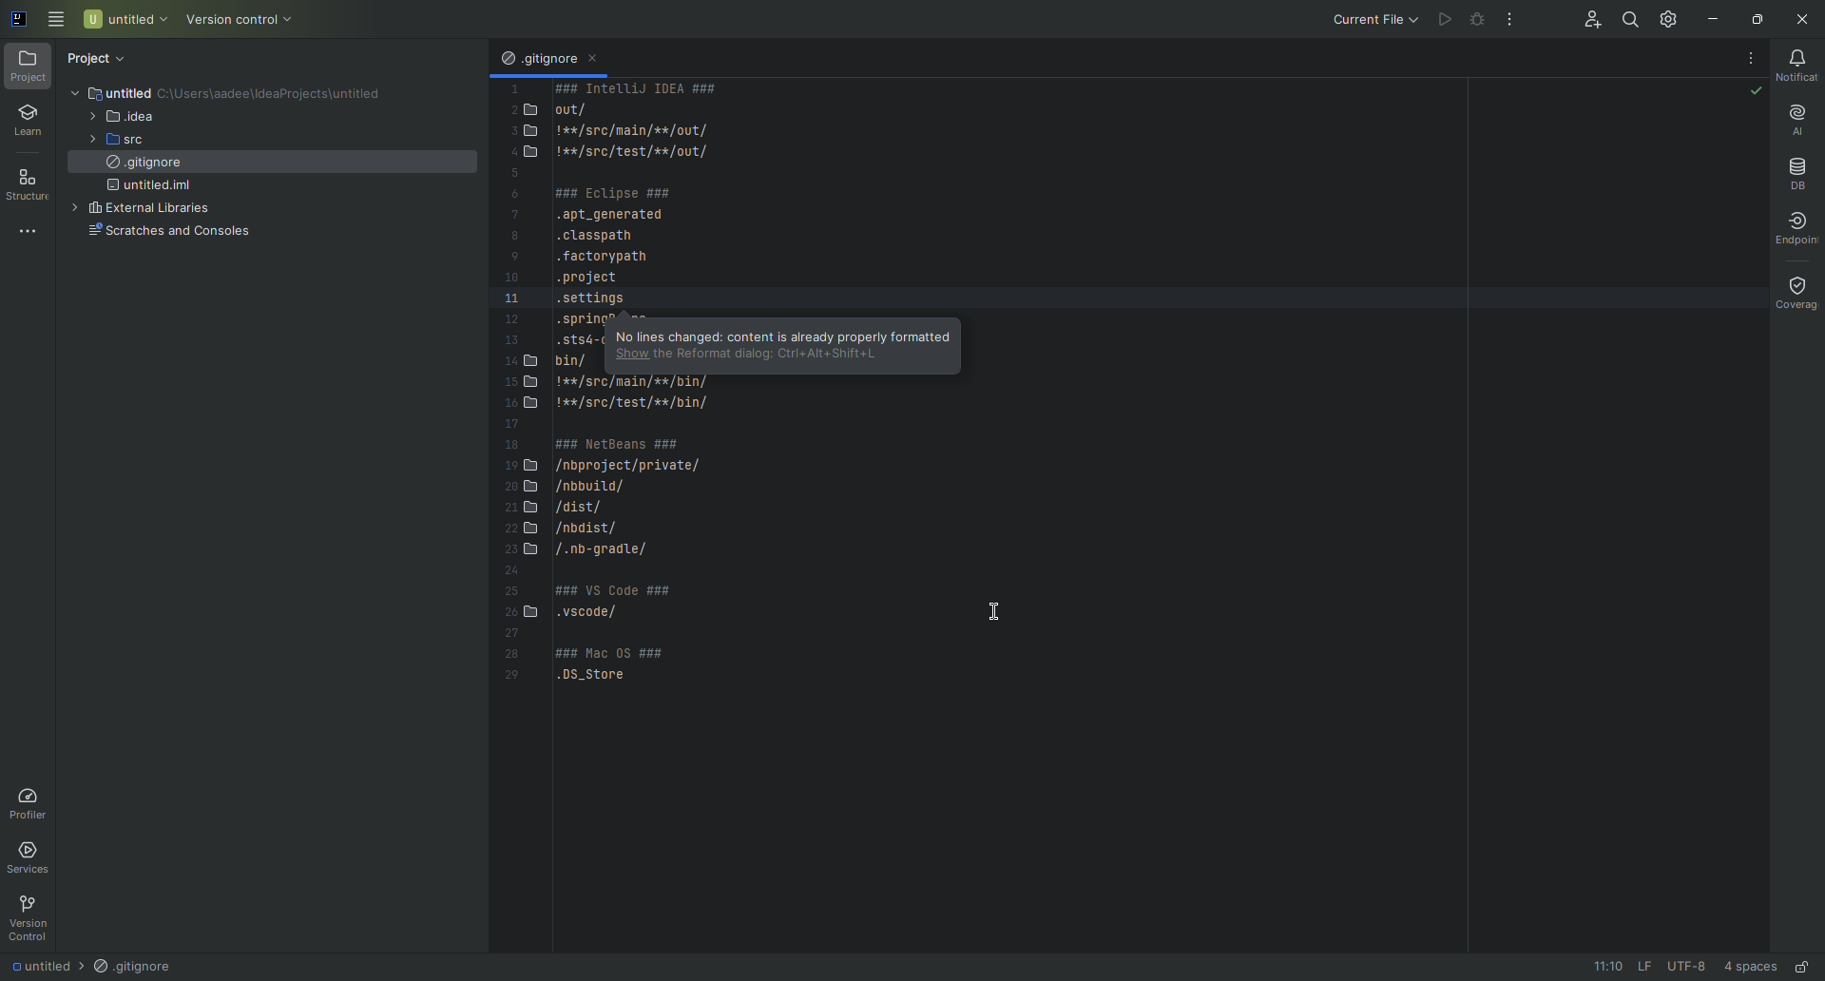  What do you see at coordinates (599, 62) in the screenshot?
I see `Close` at bounding box center [599, 62].